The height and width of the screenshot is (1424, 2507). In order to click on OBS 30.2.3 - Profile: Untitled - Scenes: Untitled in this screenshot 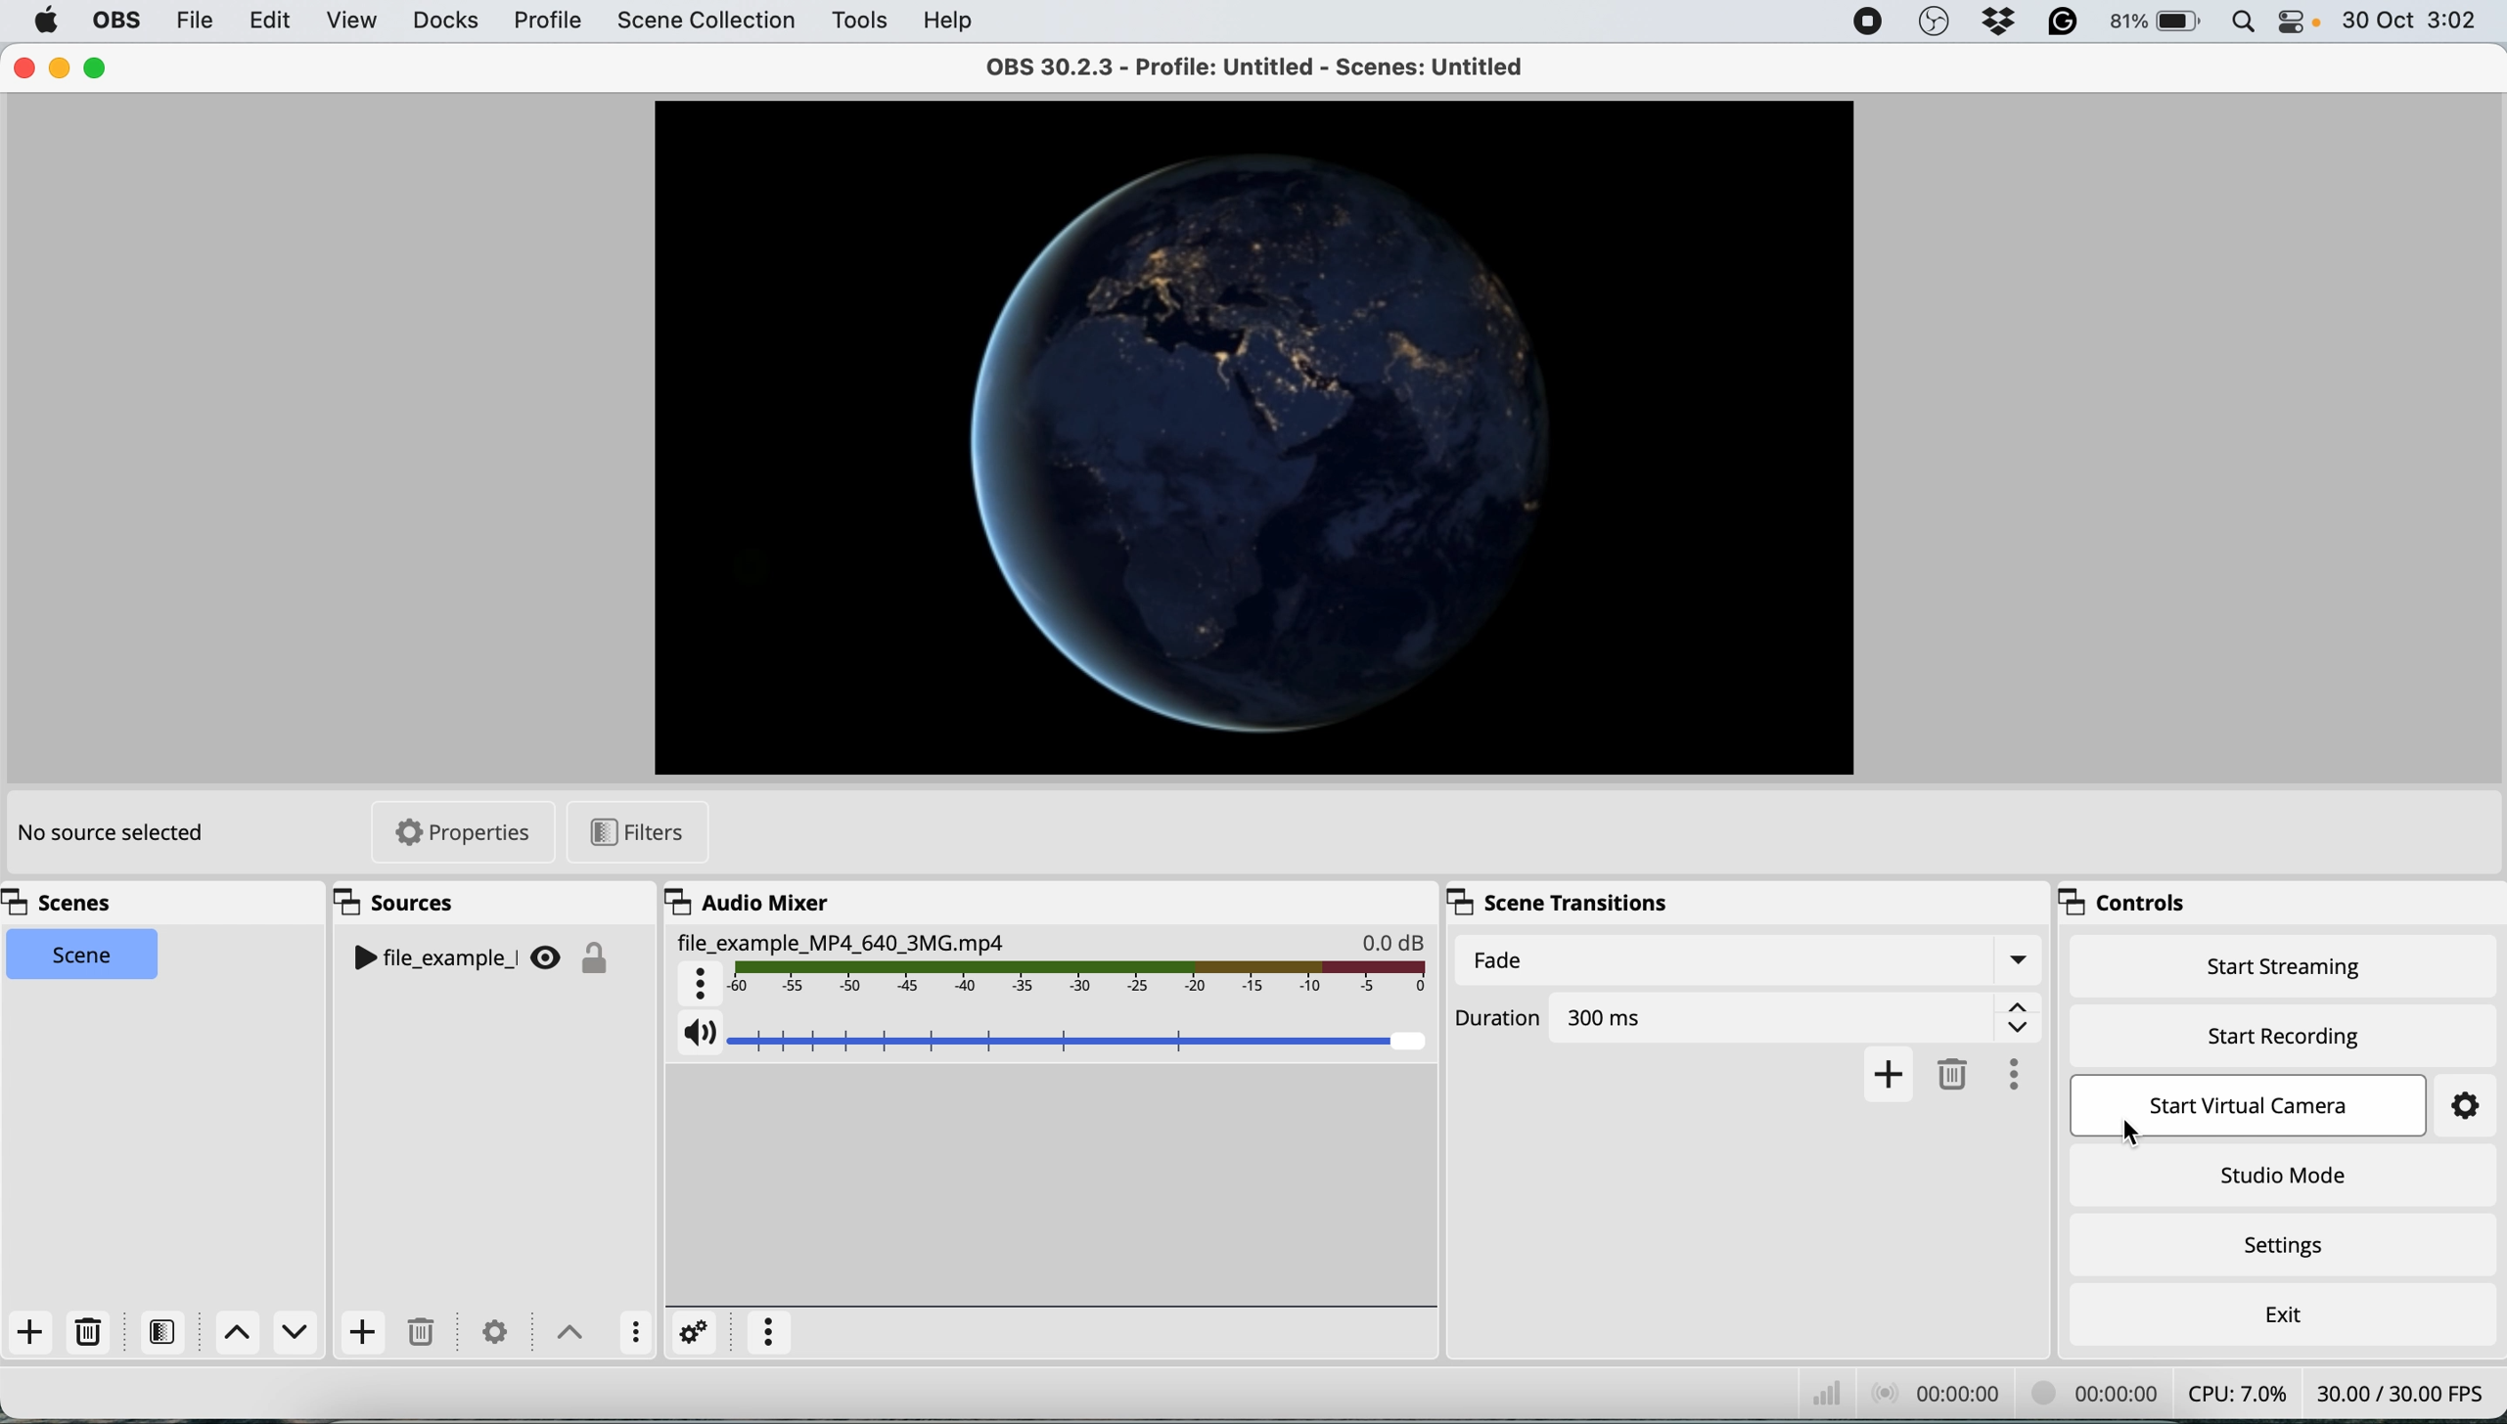, I will do `click(1244, 69)`.